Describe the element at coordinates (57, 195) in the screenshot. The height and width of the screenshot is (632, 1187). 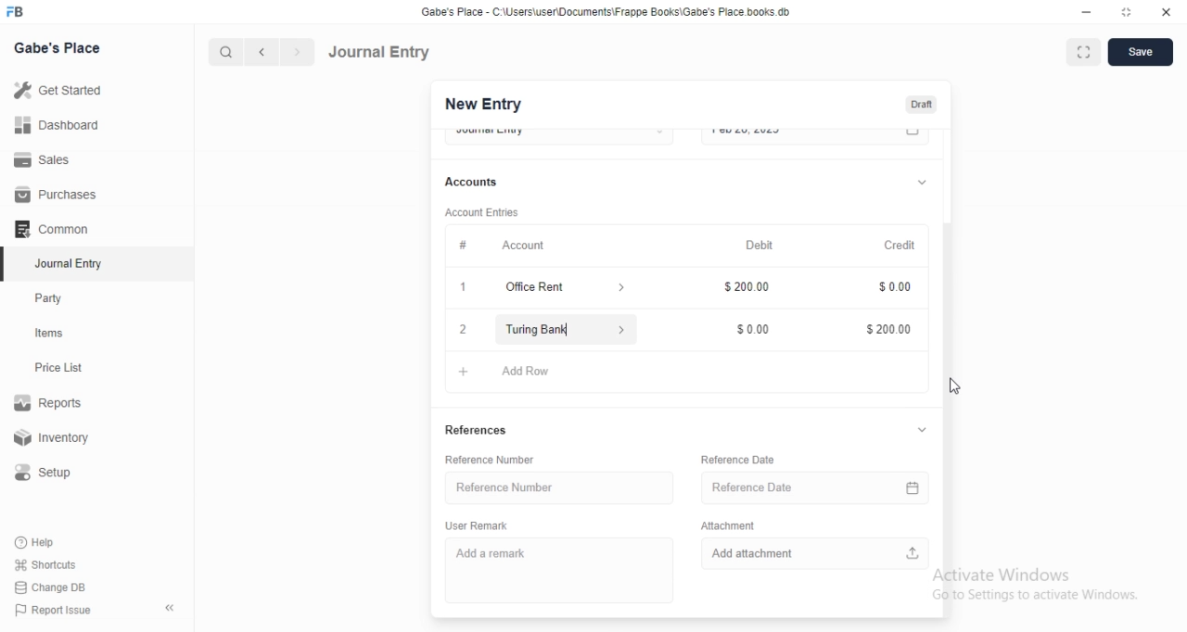
I see `Purchases` at that location.